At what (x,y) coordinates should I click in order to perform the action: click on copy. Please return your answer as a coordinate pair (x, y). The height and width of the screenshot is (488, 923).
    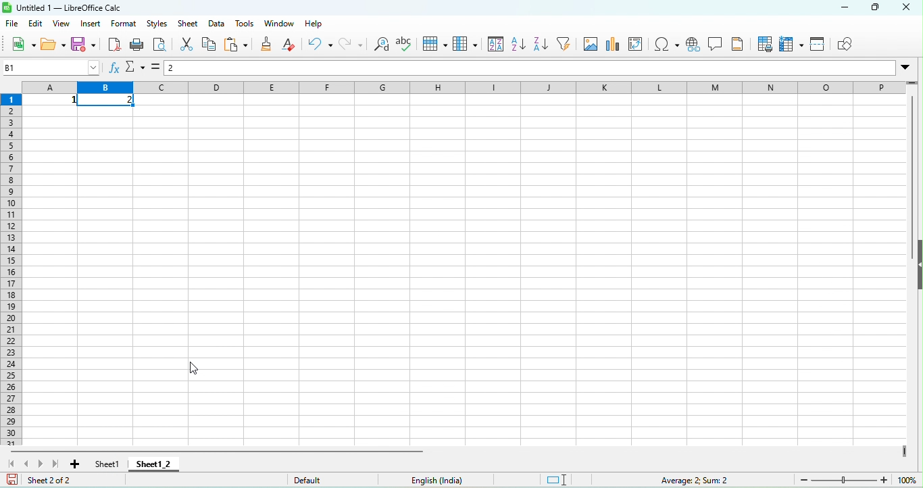
    Looking at the image, I should click on (208, 45).